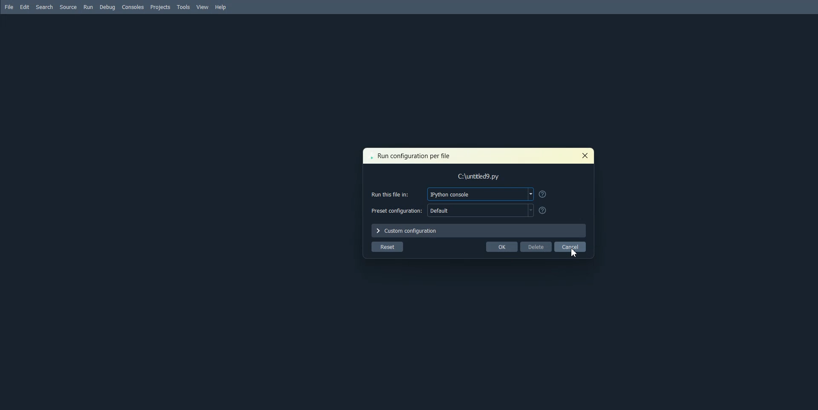  Describe the element at coordinates (410, 157) in the screenshot. I see `Run Configuration per file` at that location.